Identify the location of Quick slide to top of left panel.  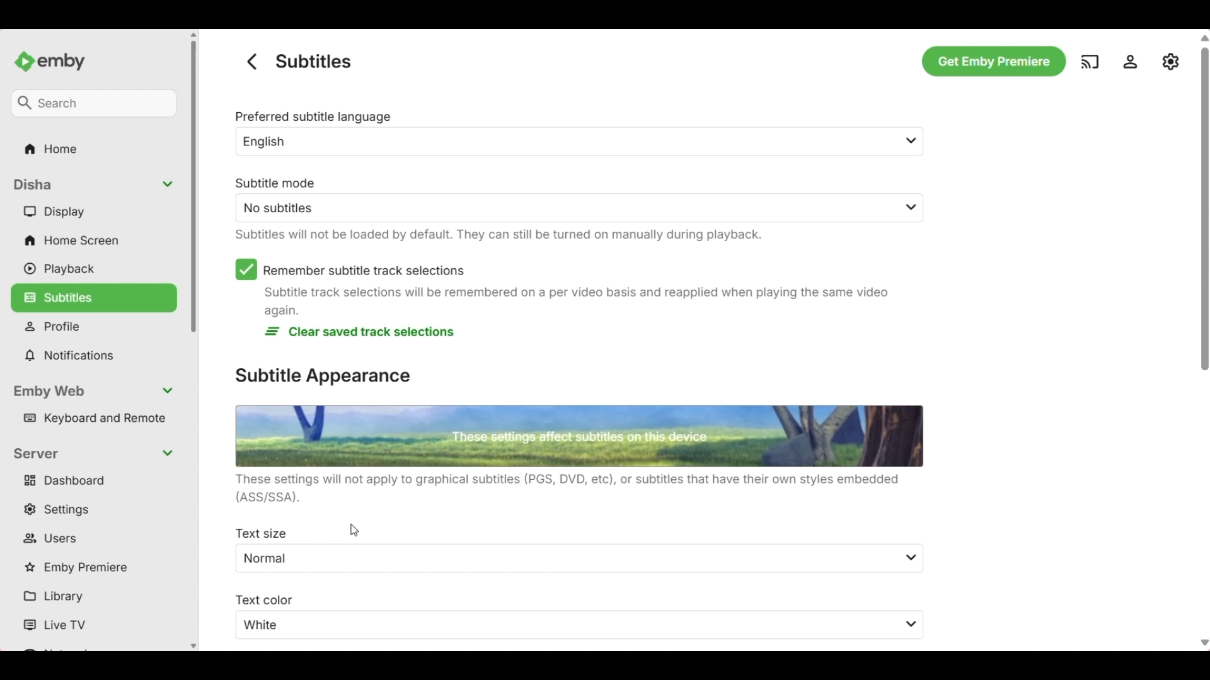
(193, 35).